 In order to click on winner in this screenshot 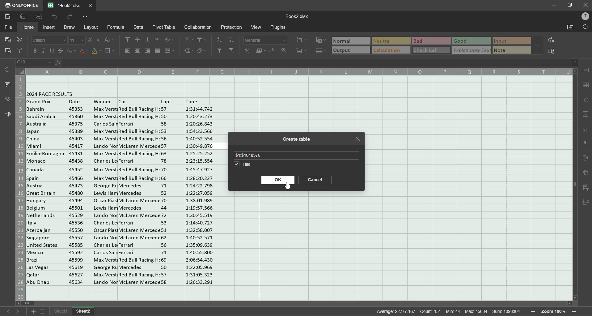, I will do `click(104, 101)`.